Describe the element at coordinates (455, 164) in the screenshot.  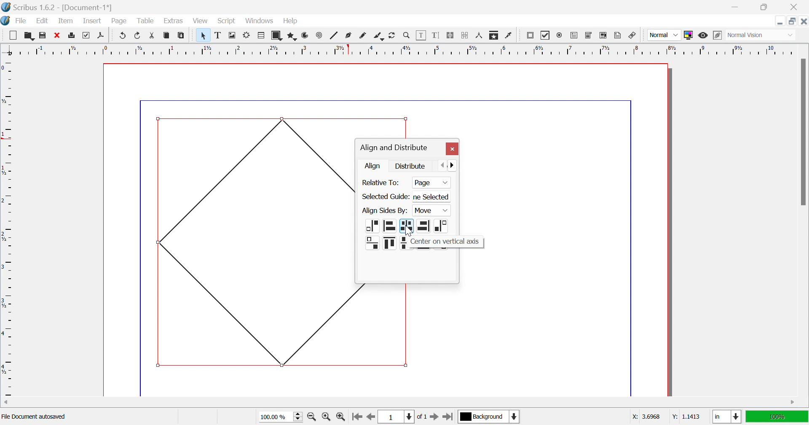
I see `Next` at that location.